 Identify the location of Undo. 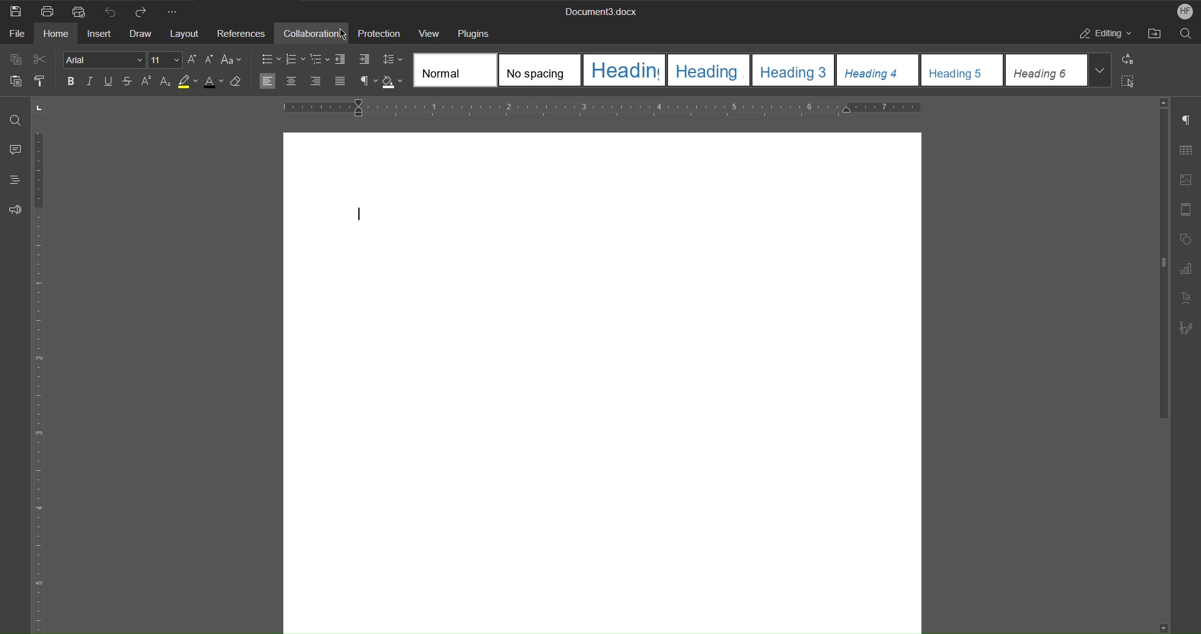
(113, 11).